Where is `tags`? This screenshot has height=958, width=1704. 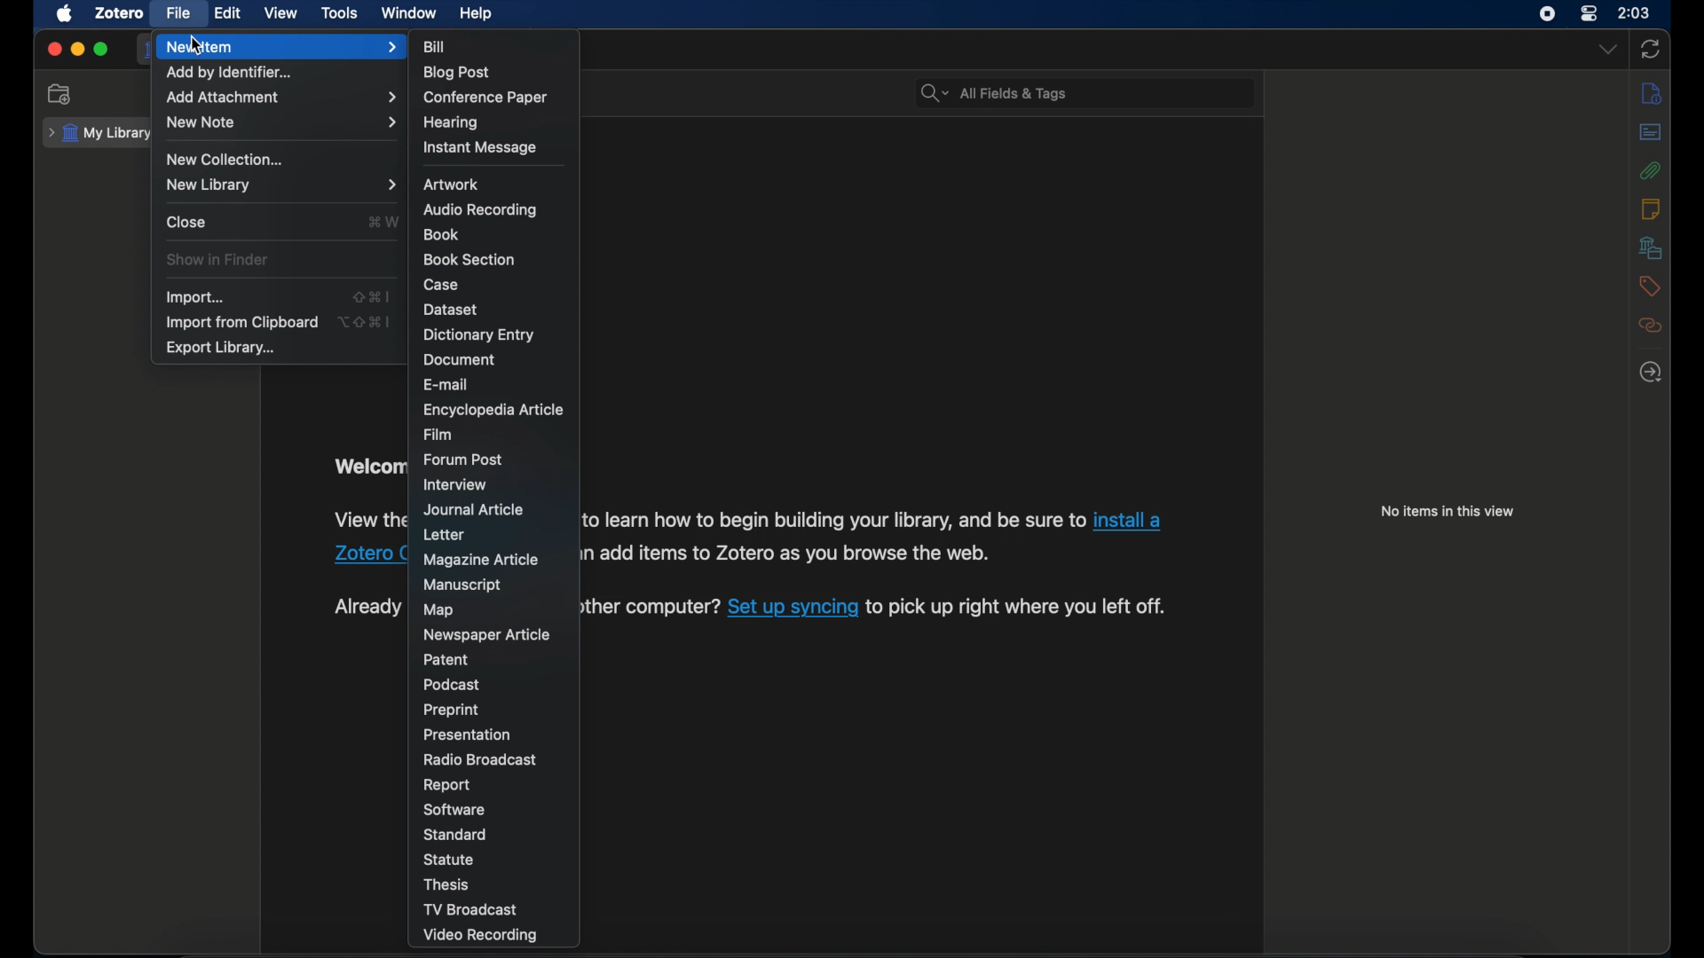
tags is located at coordinates (1652, 287).